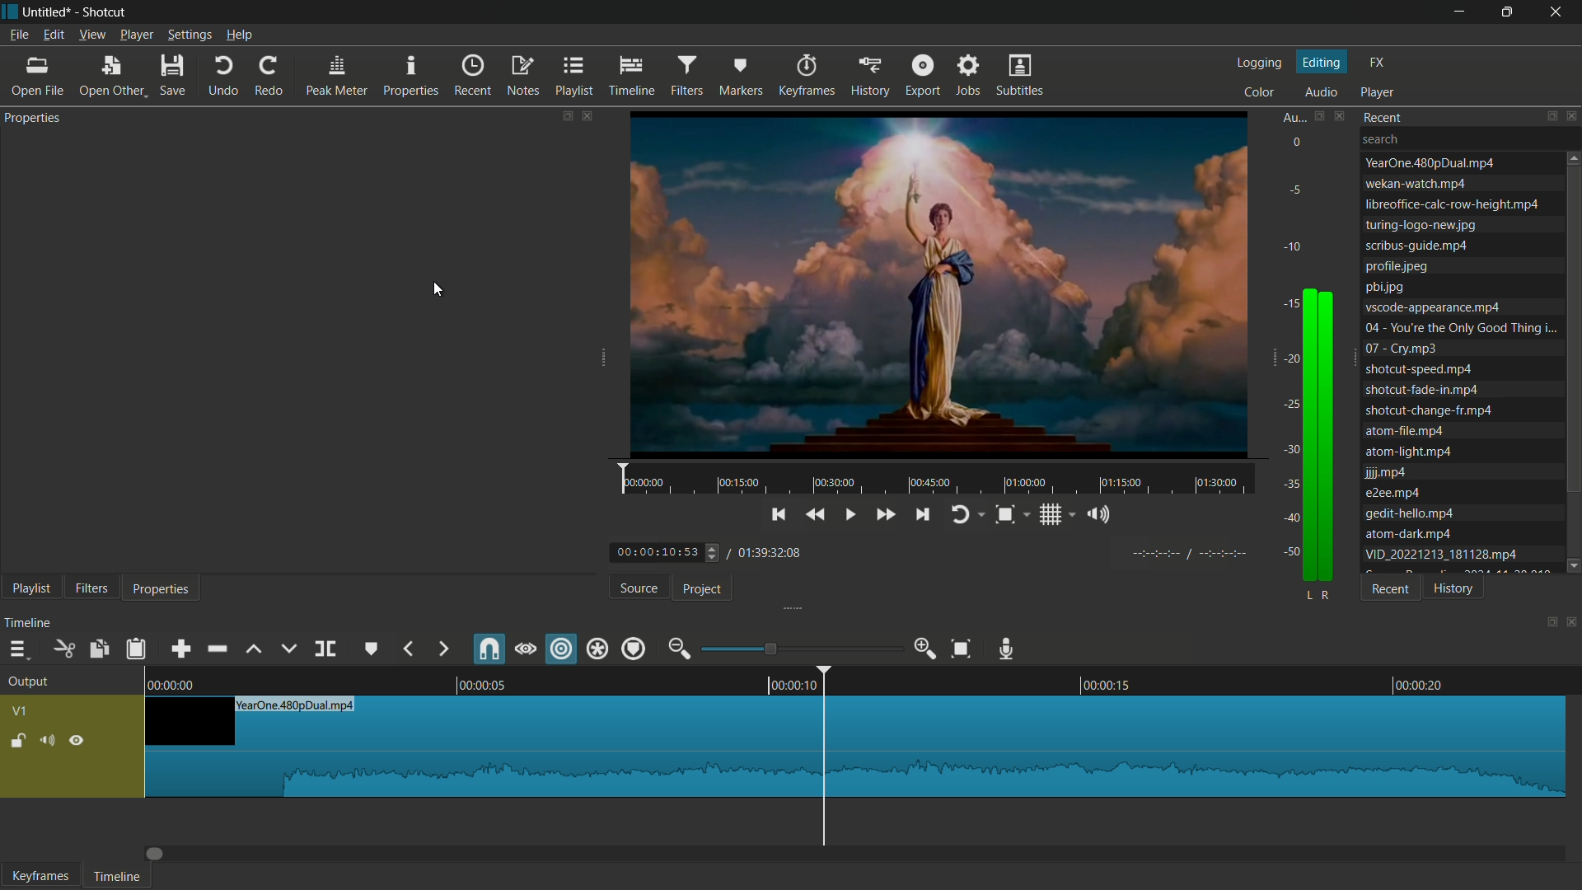  I want to click on file menu, so click(19, 35).